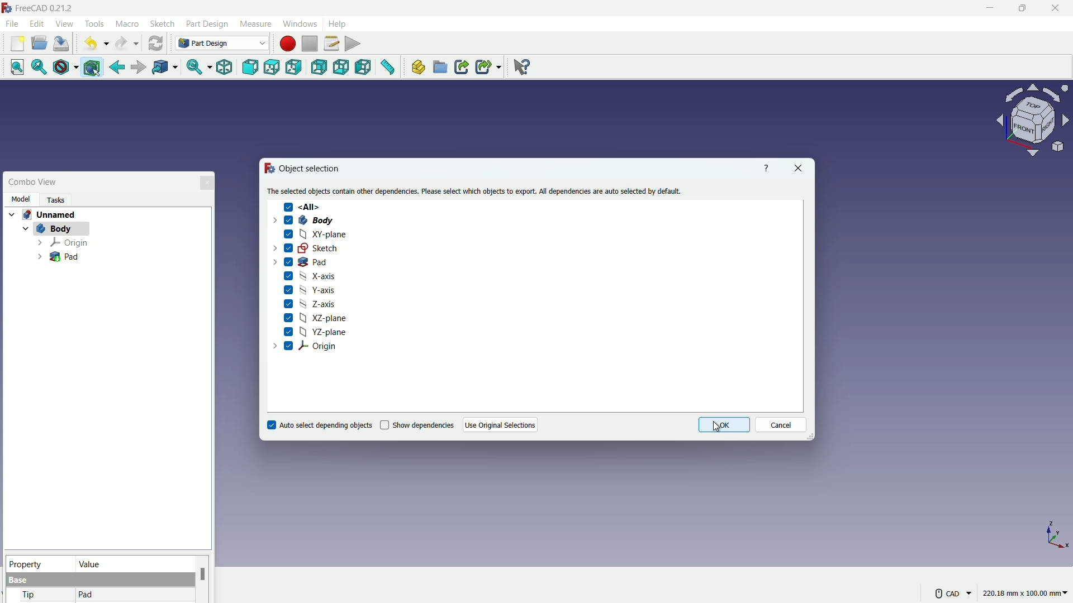 The width and height of the screenshot is (1073, 603). What do you see at coordinates (273, 220) in the screenshot?
I see `dropdown` at bounding box center [273, 220].